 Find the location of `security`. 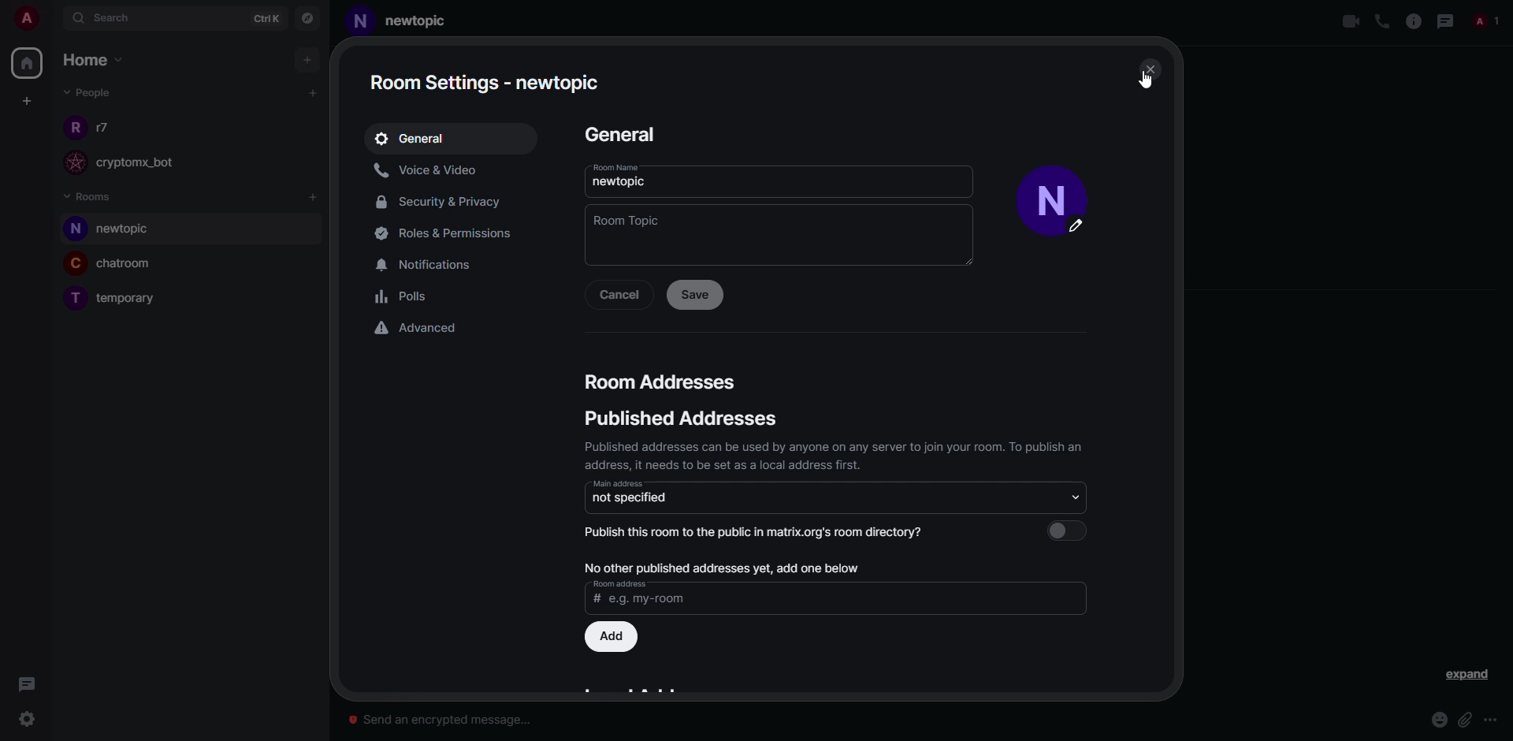

security is located at coordinates (444, 203).